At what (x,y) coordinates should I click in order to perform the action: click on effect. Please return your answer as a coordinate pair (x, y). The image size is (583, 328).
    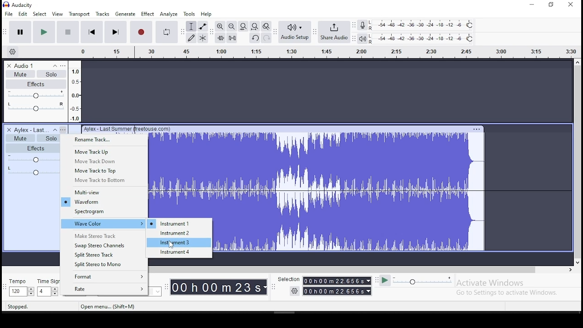
    Looking at the image, I should click on (148, 14).